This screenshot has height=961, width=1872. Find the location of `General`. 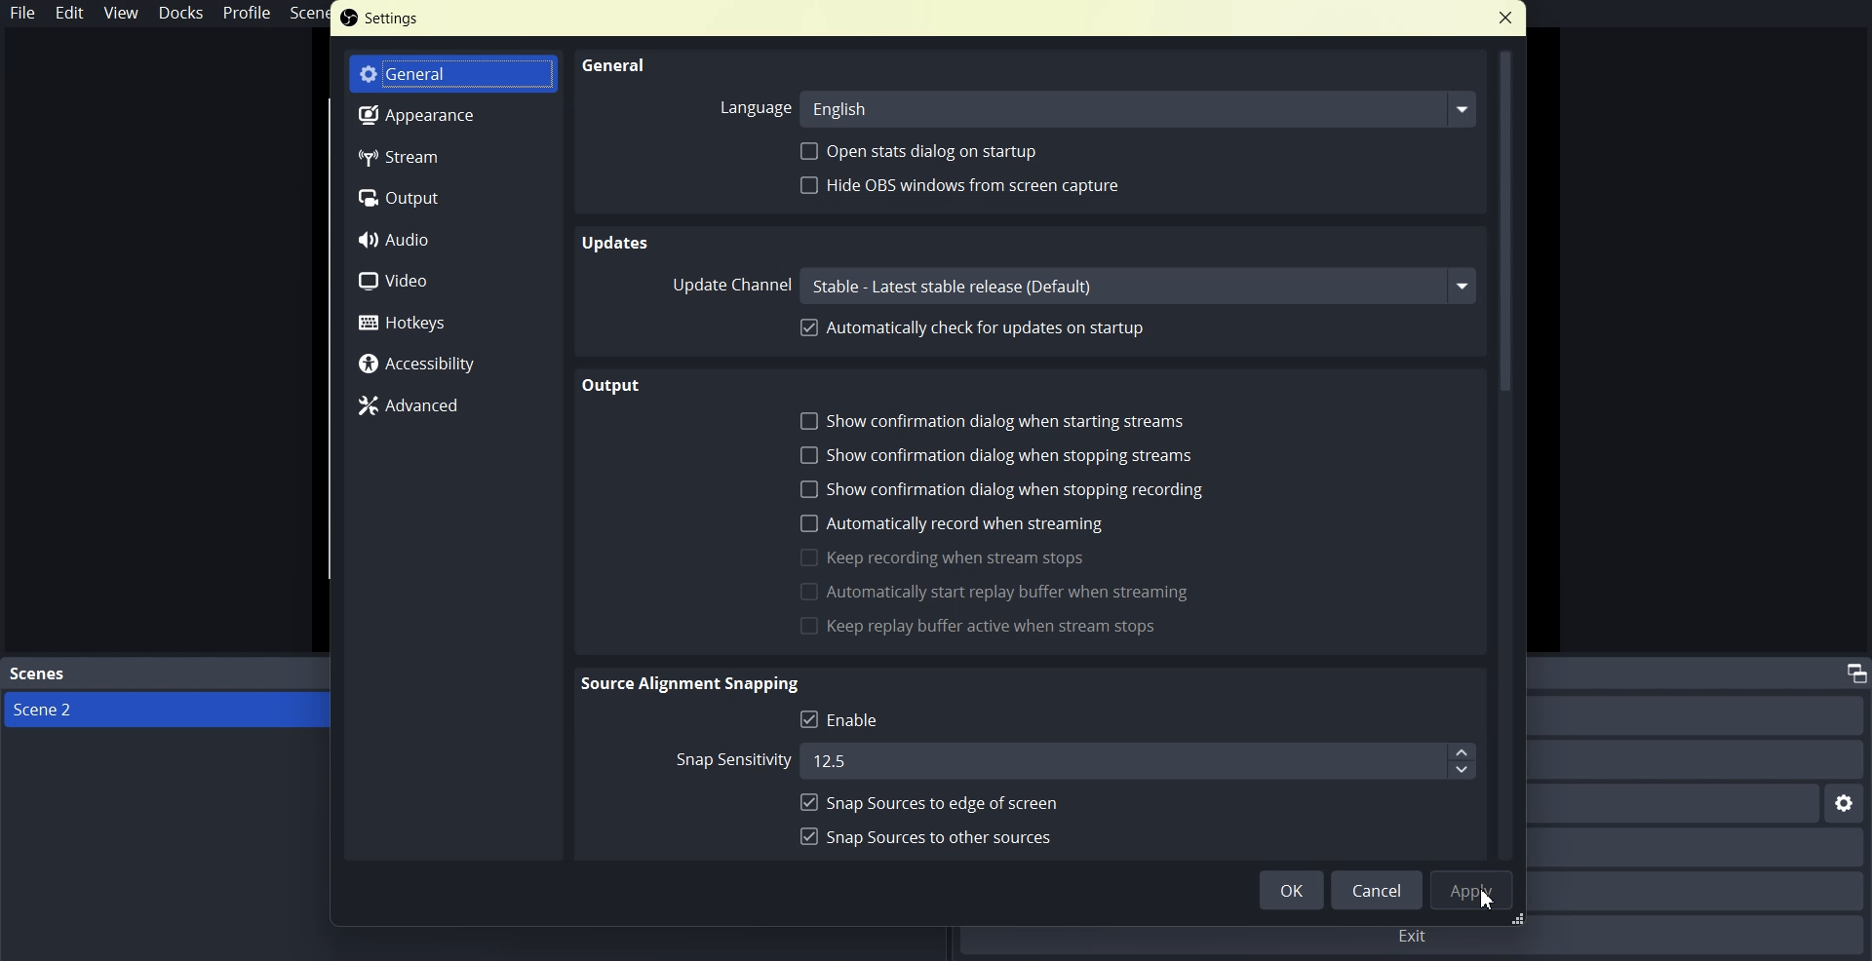

General is located at coordinates (616, 64).